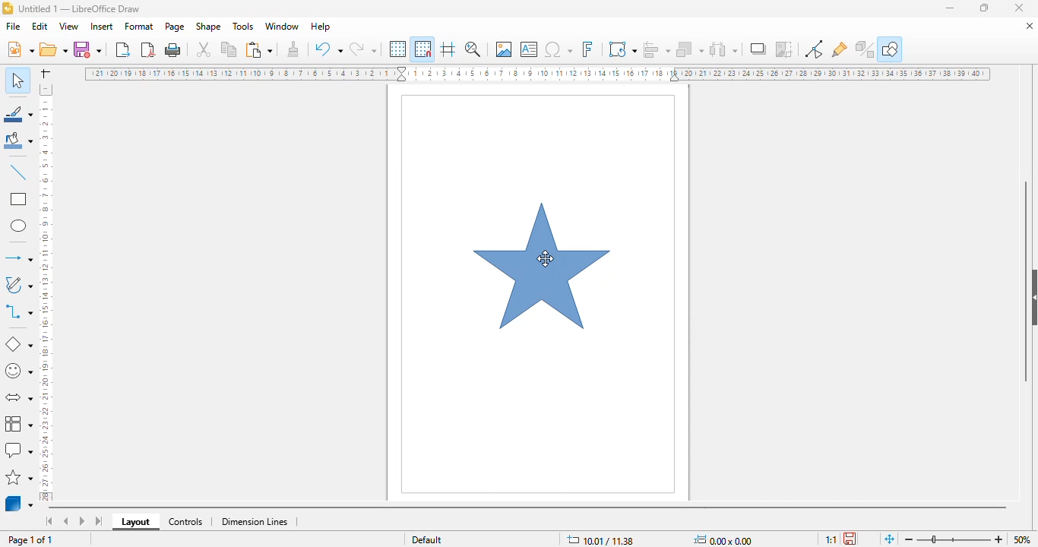  Describe the element at coordinates (398, 49) in the screenshot. I see `display grid` at that location.